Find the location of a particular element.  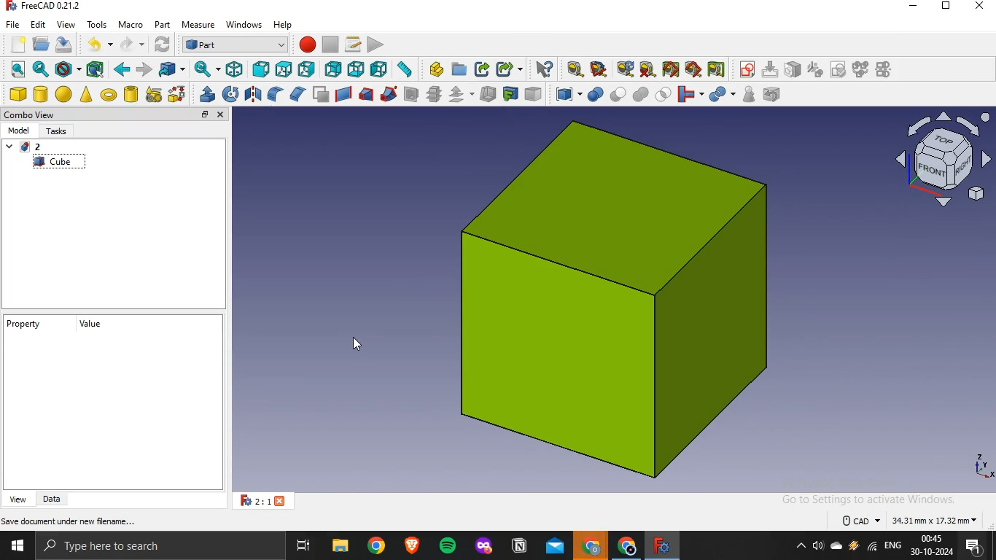

part is located at coordinates (163, 24).